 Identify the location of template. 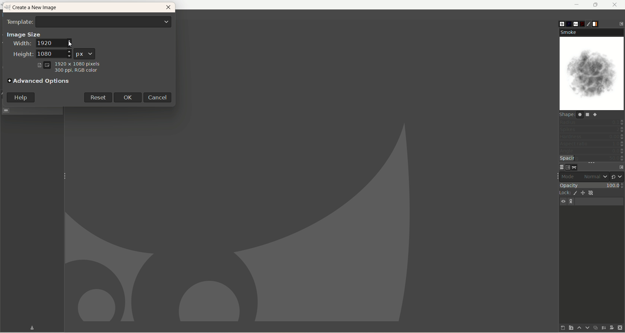
(90, 21).